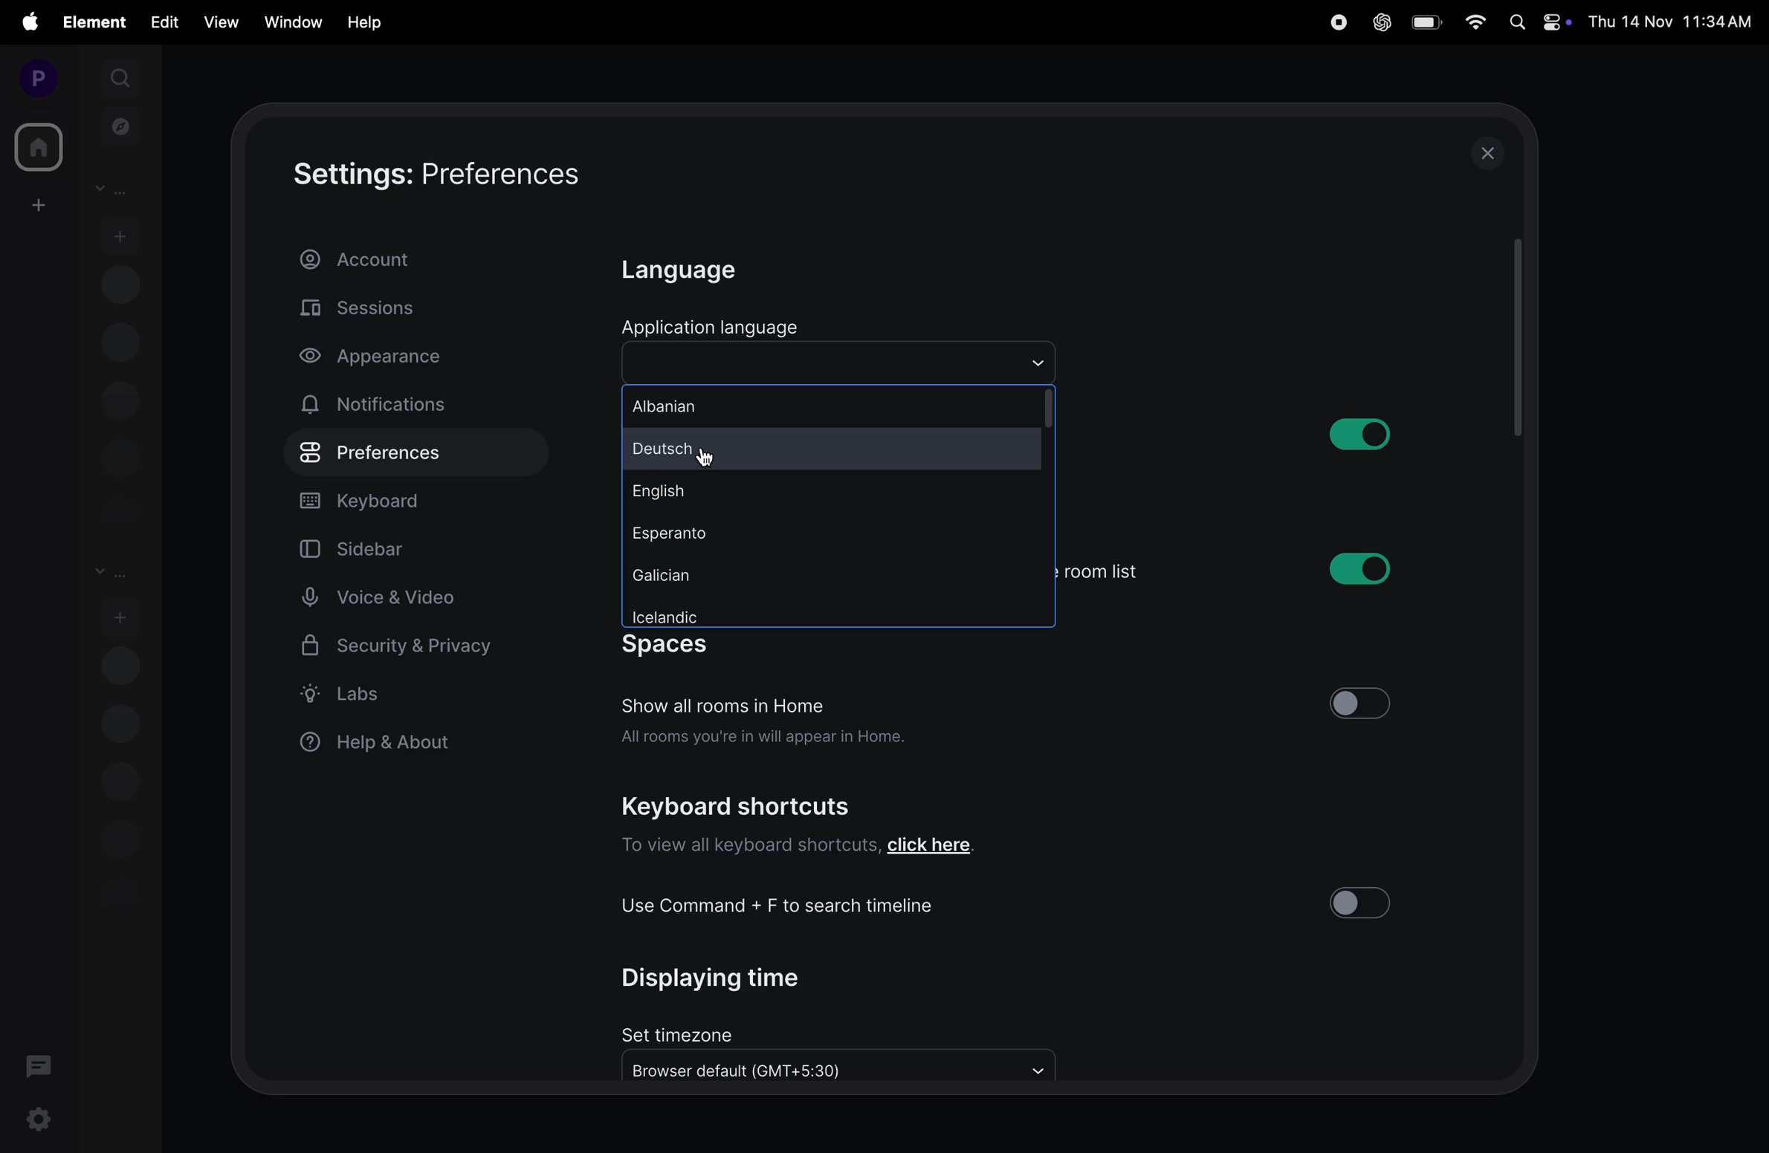 The width and height of the screenshot is (1769, 1153). I want to click on apple menu, so click(22, 23).